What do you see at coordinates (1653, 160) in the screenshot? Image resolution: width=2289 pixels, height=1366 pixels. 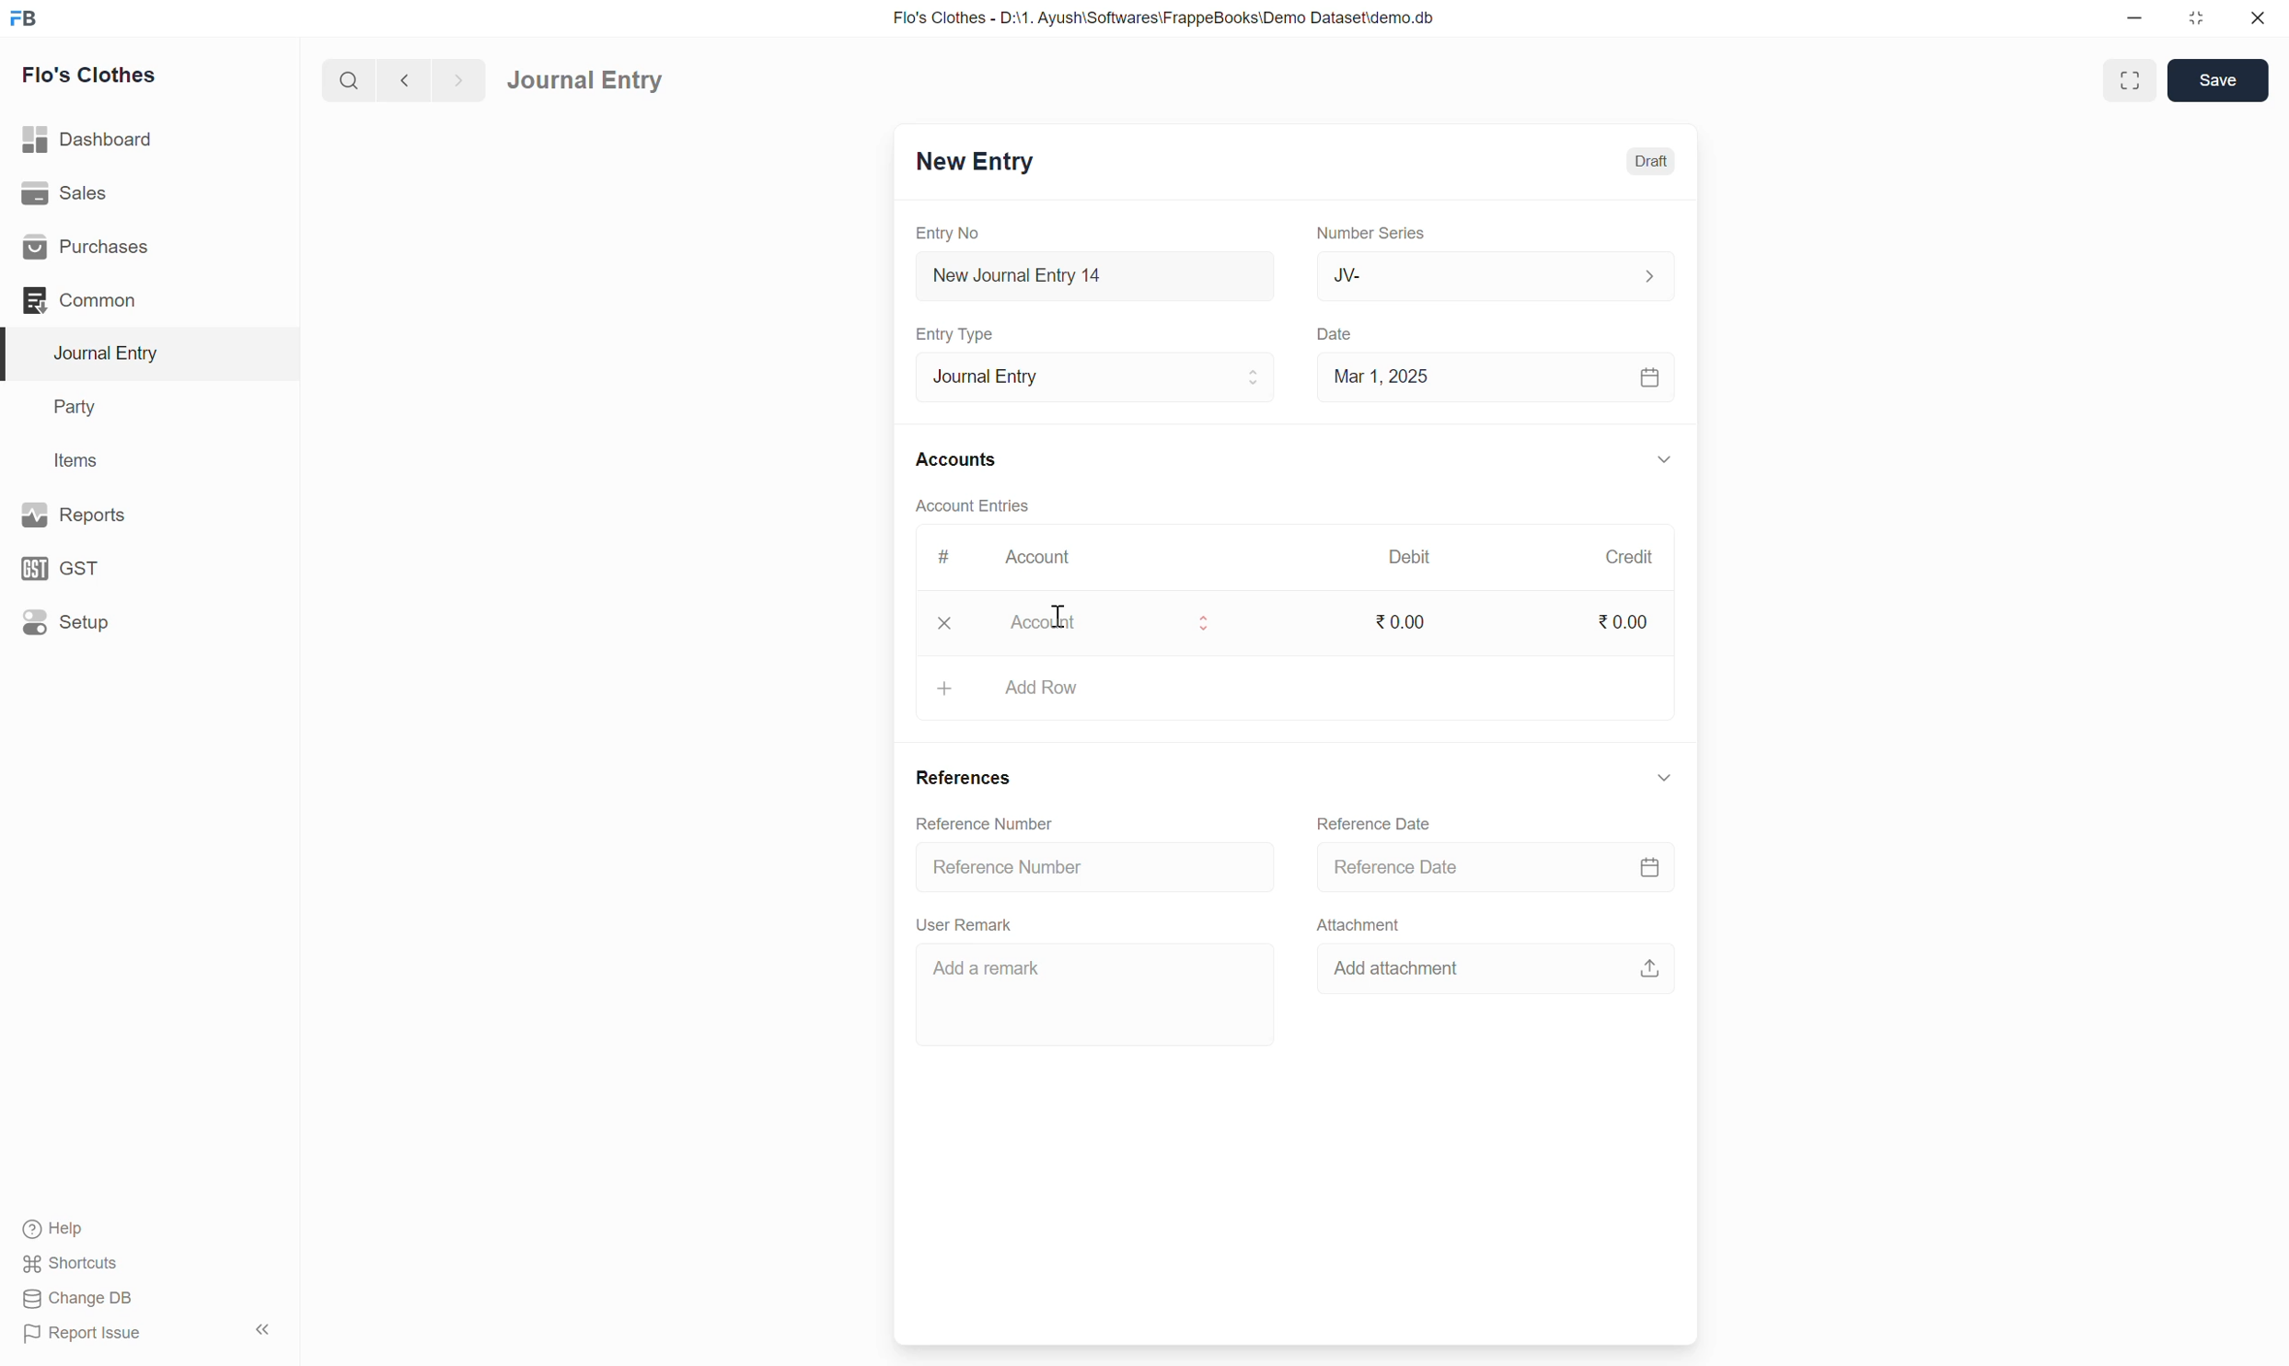 I see `Draft` at bounding box center [1653, 160].